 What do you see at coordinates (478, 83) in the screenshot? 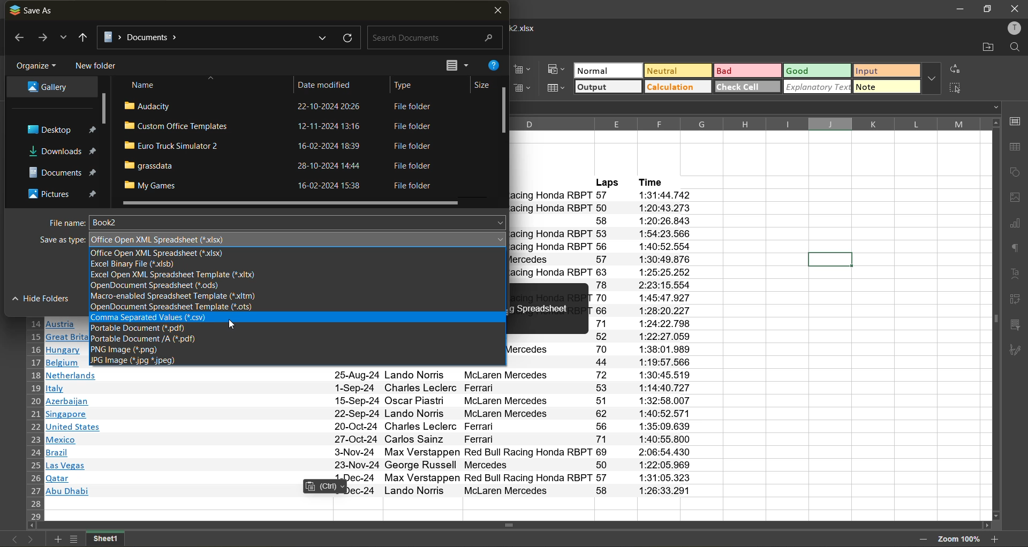
I see `size` at bounding box center [478, 83].